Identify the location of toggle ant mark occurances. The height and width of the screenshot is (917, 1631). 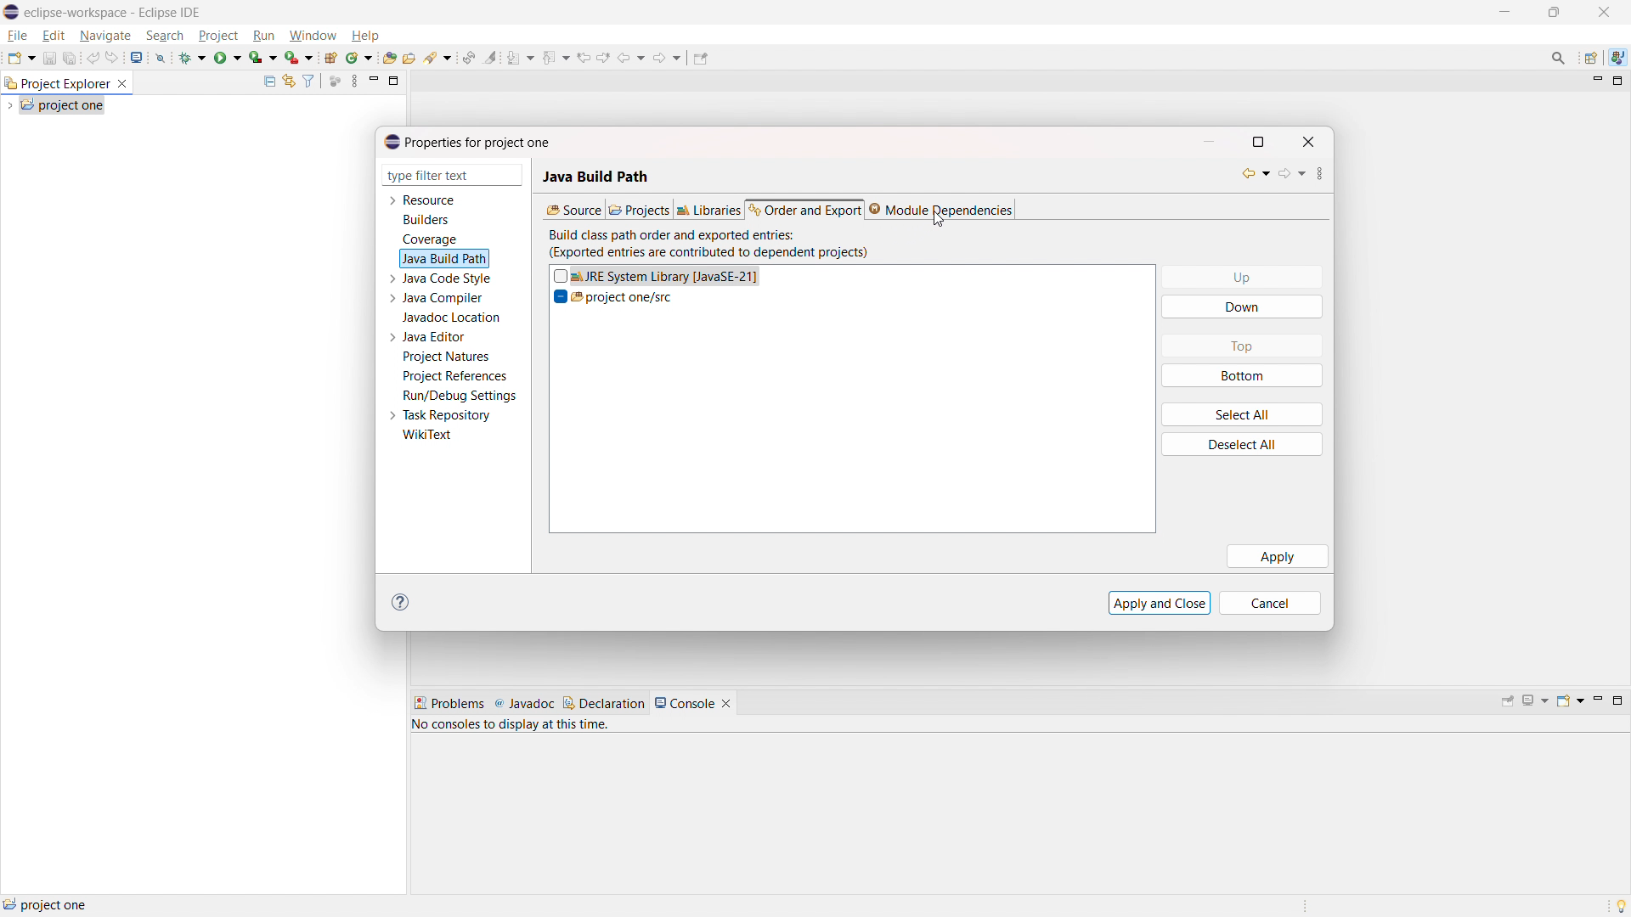
(491, 57).